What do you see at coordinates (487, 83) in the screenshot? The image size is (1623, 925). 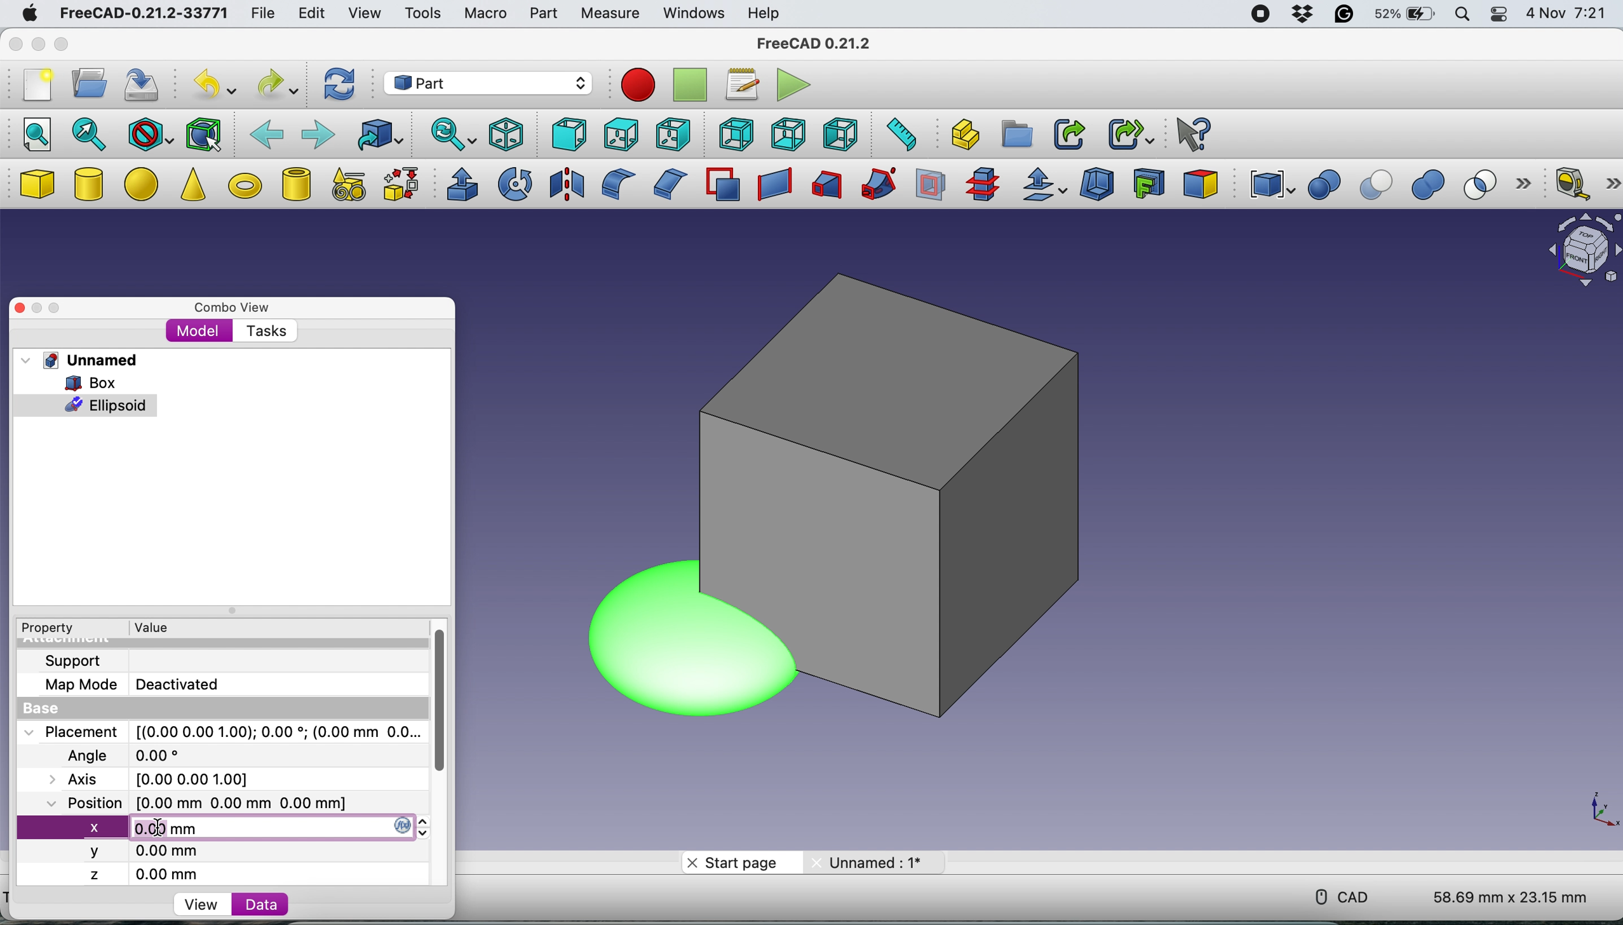 I see `workbench` at bounding box center [487, 83].